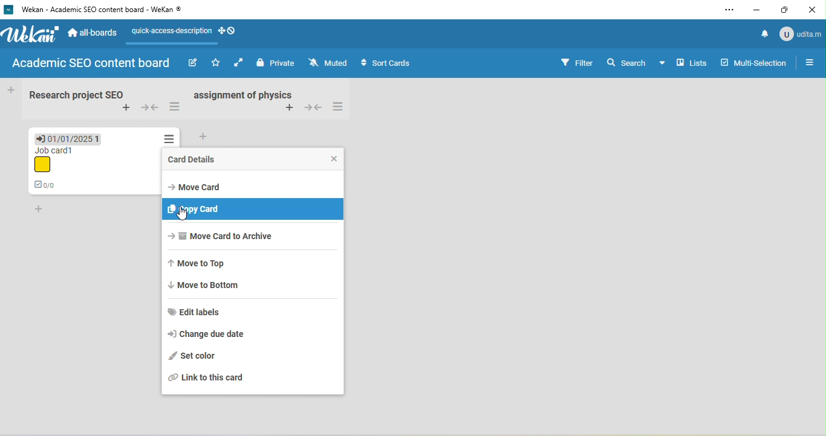 Image resolution: width=826 pixels, height=436 pixels. Describe the element at coordinates (252, 208) in the screenshot. I see `copy card` at that location.